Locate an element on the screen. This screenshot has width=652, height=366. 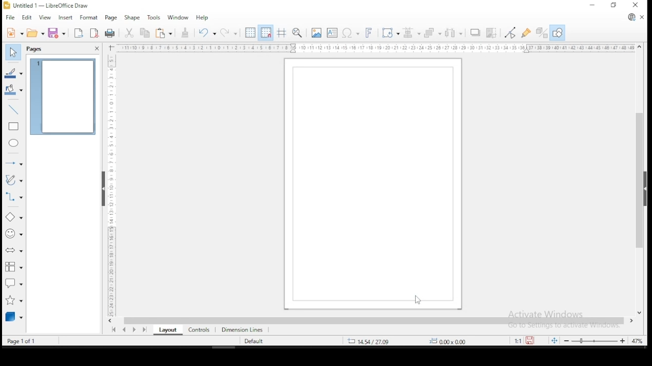
align objects is located at coordinates (411, 34).